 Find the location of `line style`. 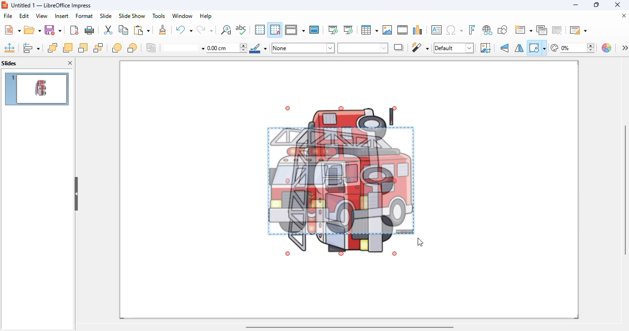

line style is located at coordinates (184, 48).